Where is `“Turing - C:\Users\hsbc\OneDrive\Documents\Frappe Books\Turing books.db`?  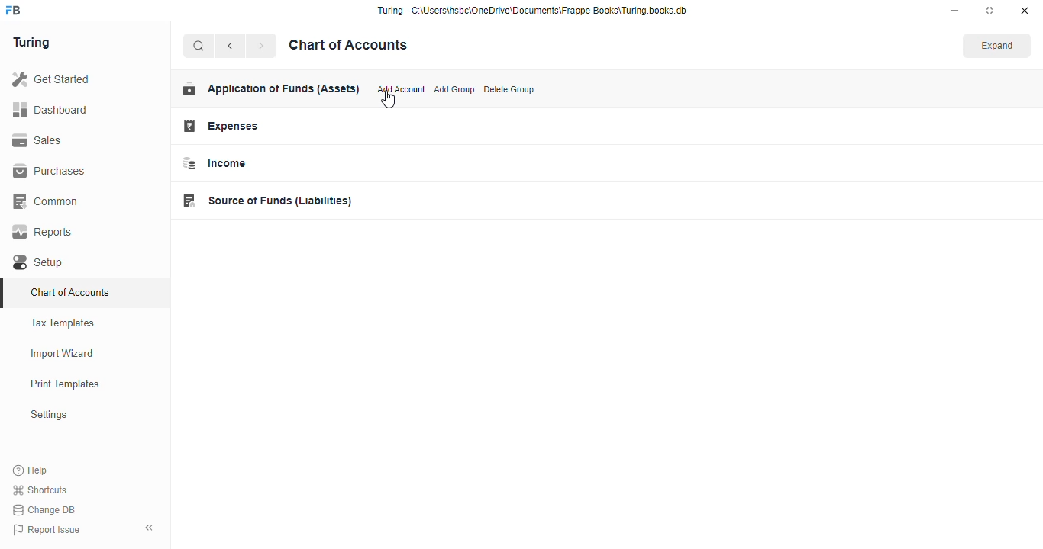
“Turing - C:\Users\hsbc\OneDrive\Documents\Frappe Books\Turing books.db is located at coordinates (531, 10).